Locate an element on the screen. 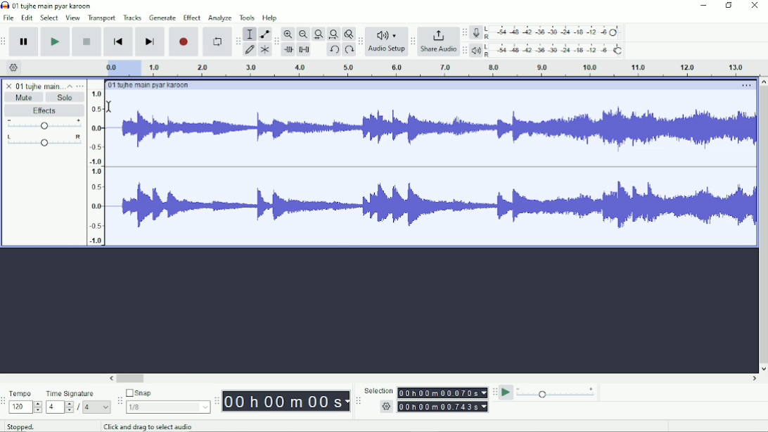 The image size is (768, 432). Playback speed is located at coordinates (556, 394).